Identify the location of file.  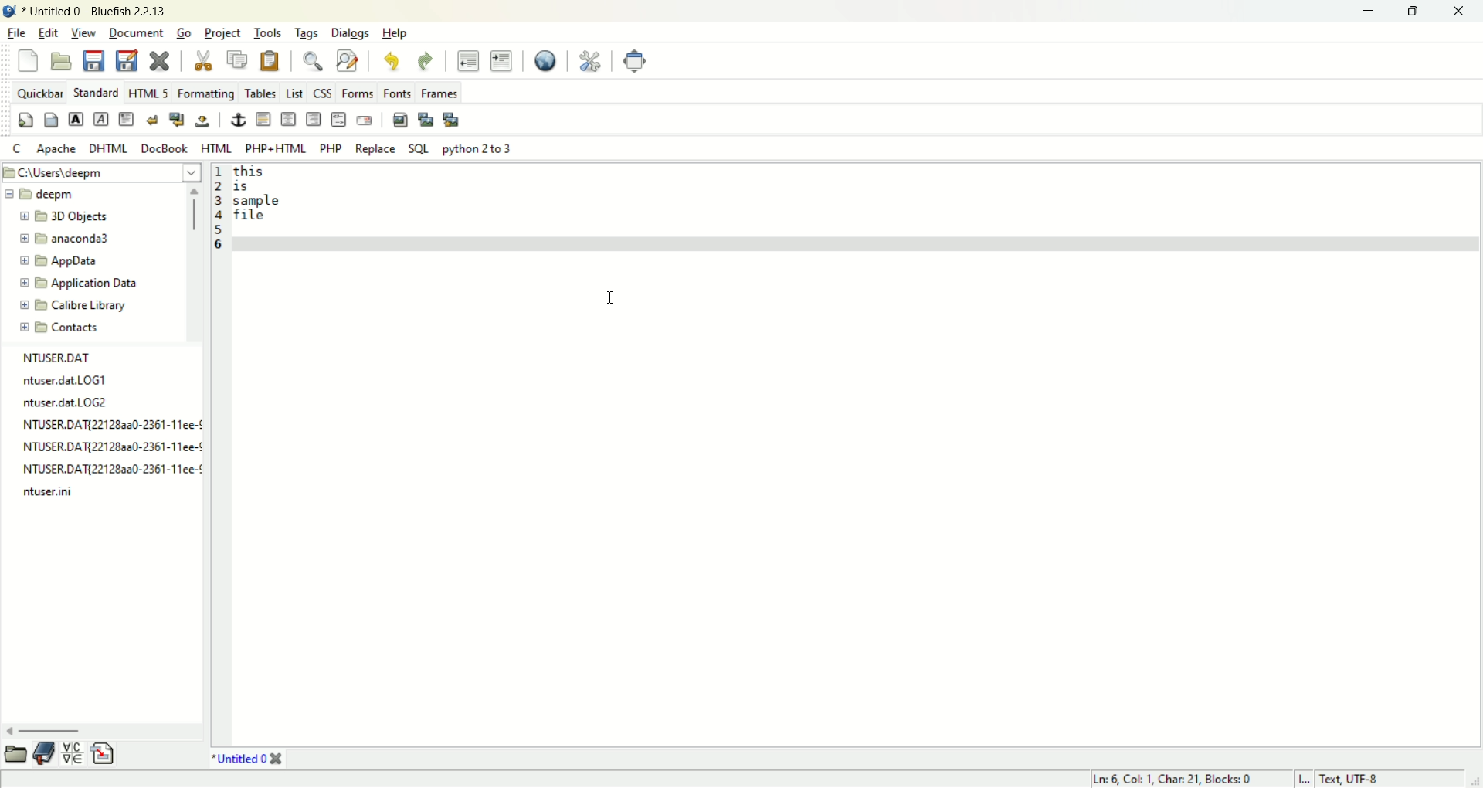
(17, 32).